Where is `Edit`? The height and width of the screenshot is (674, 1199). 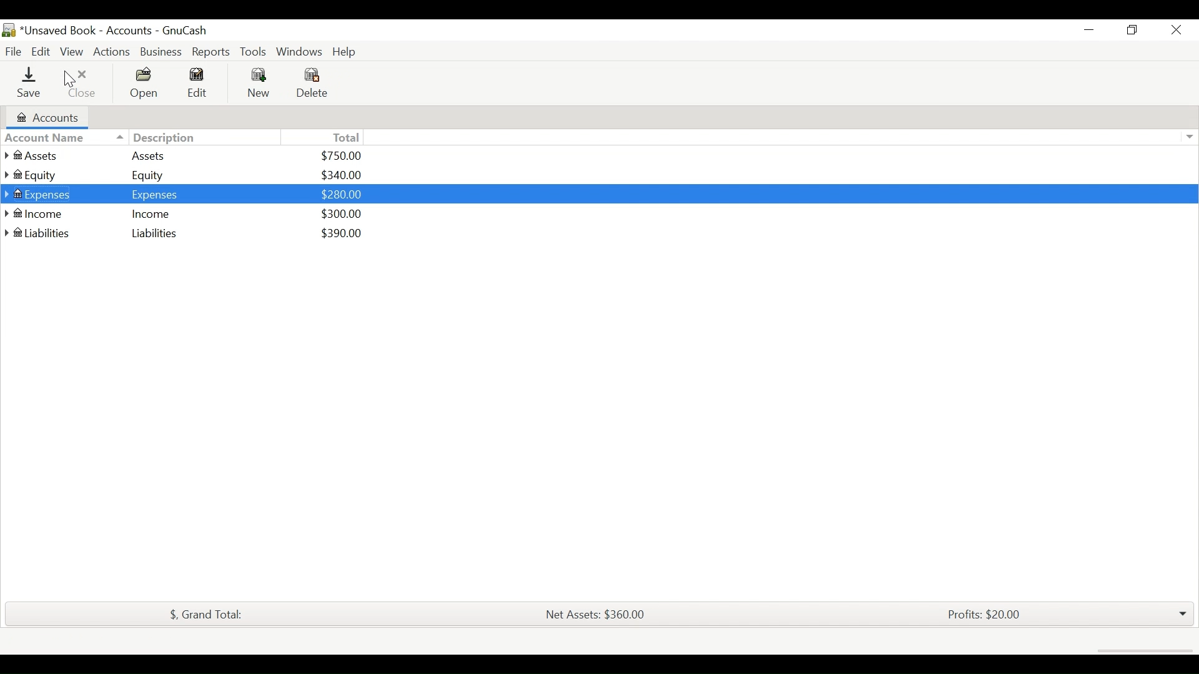
Edit is located at coordinates (200, 83).